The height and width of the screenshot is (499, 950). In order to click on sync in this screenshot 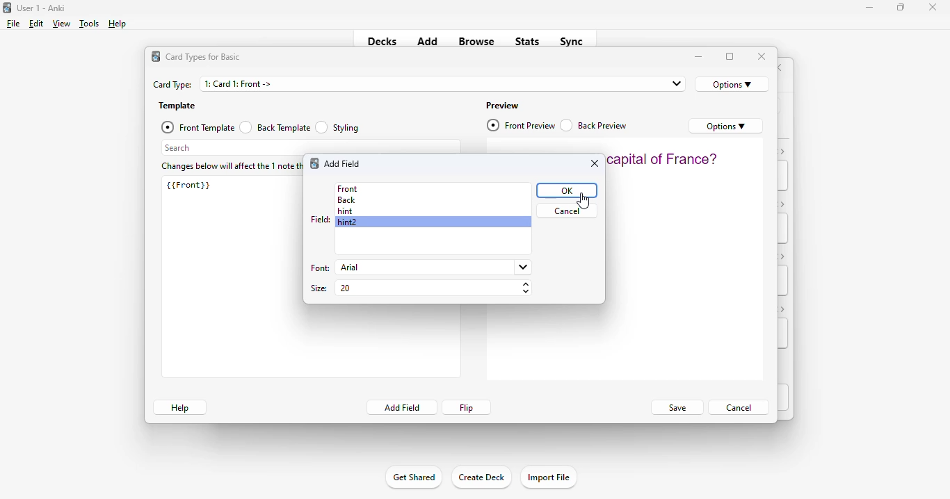, I will do `click(570, 40)`.